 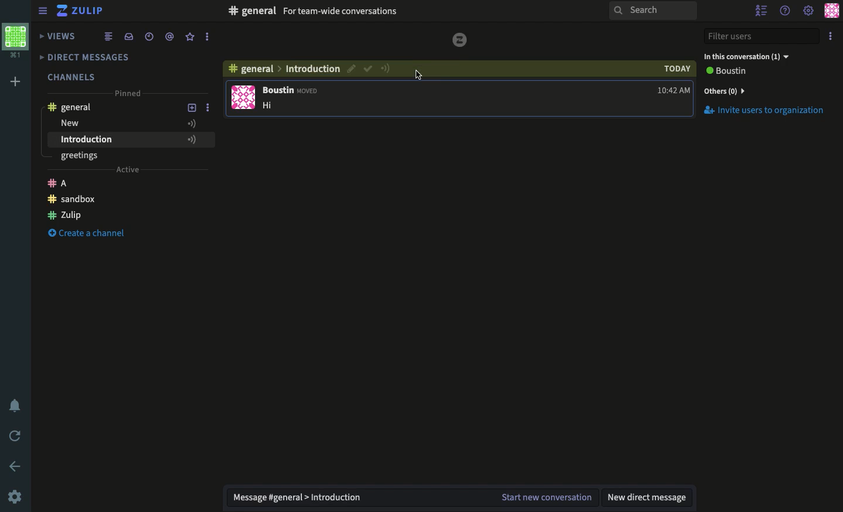 I want to click on Settings, so click(x=16, y=496).